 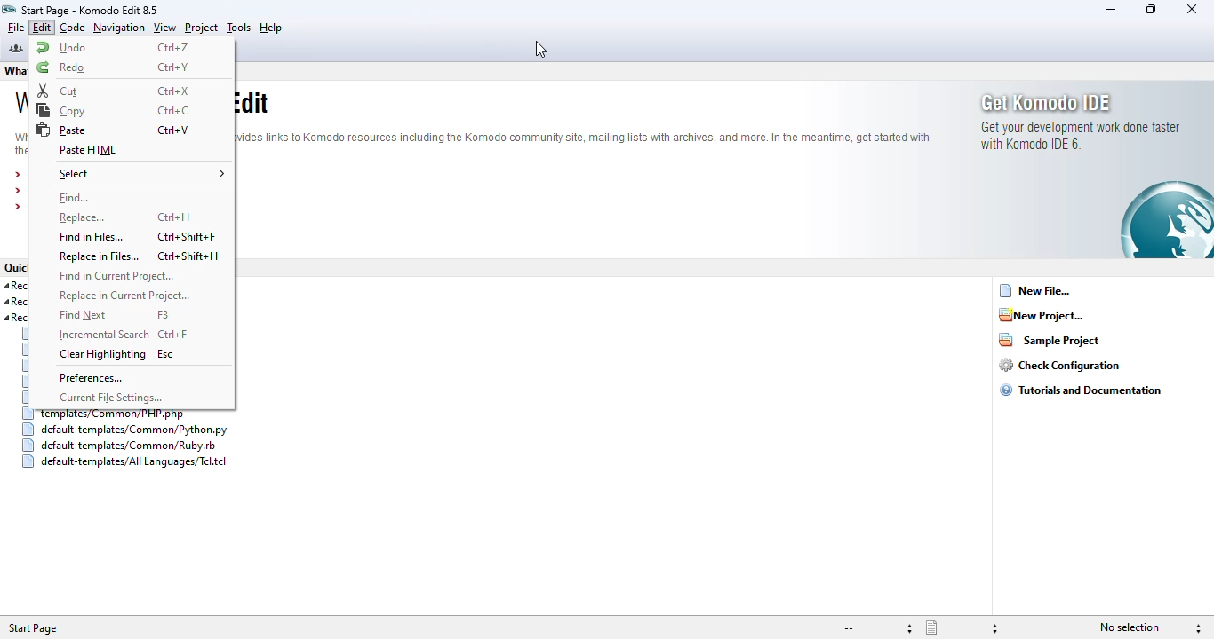 I want to click on file, so click(x=15, y=27).